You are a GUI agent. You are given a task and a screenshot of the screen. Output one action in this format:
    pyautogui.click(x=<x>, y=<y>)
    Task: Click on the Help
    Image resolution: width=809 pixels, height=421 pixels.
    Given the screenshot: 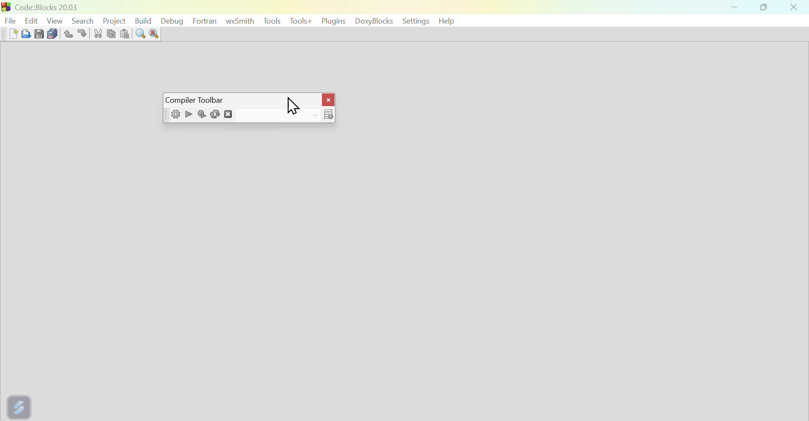 What is the action you would take?
    pyautogui.click(x=448, y=21)
    